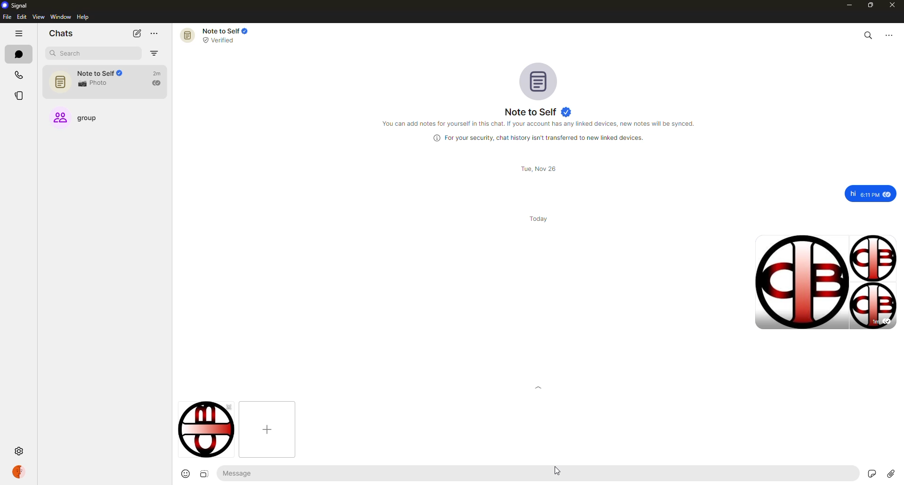  What do you see at coordinates (18, 54) in the screenshot?
I see `chats` at bounding box center [18, 54].